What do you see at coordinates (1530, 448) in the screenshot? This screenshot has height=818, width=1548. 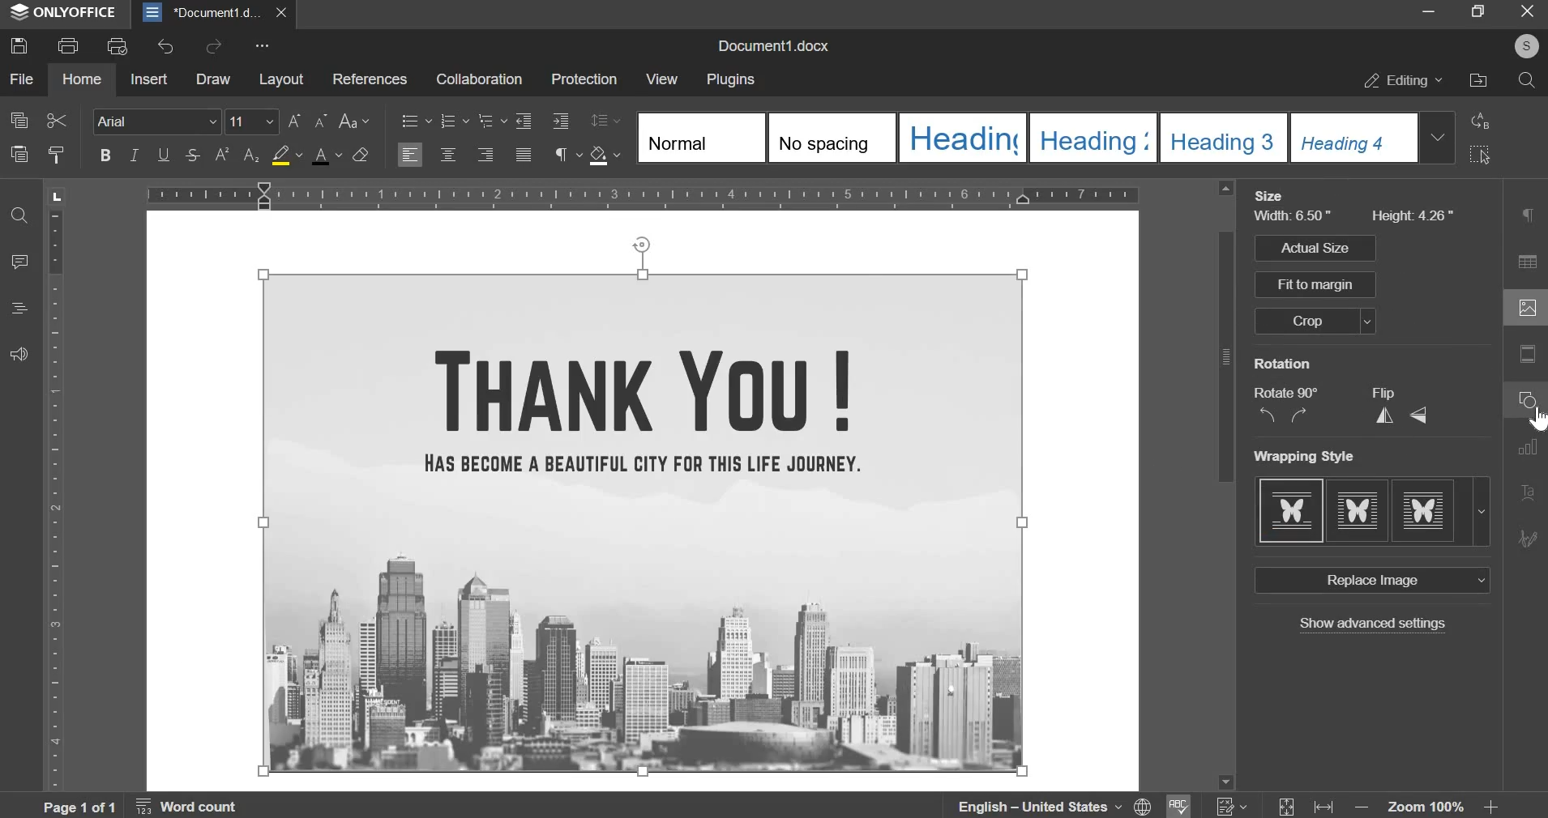 I see `chart settings` at bounding box center [1530, 448].